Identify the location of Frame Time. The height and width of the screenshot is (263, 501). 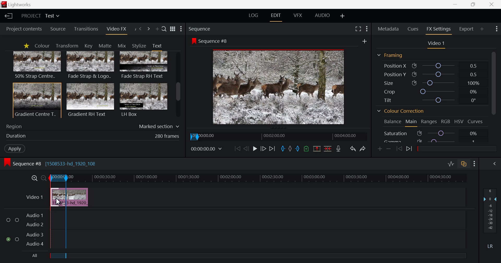
(208, 149).